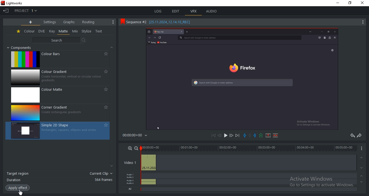 This screenshot has height=196, width=369. Describe the element at coordinates (14, 3) in the screenshot. I see `app title` at that location.